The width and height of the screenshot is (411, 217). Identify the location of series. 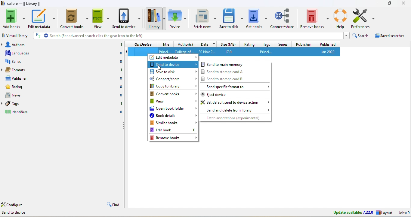
(17, 61).